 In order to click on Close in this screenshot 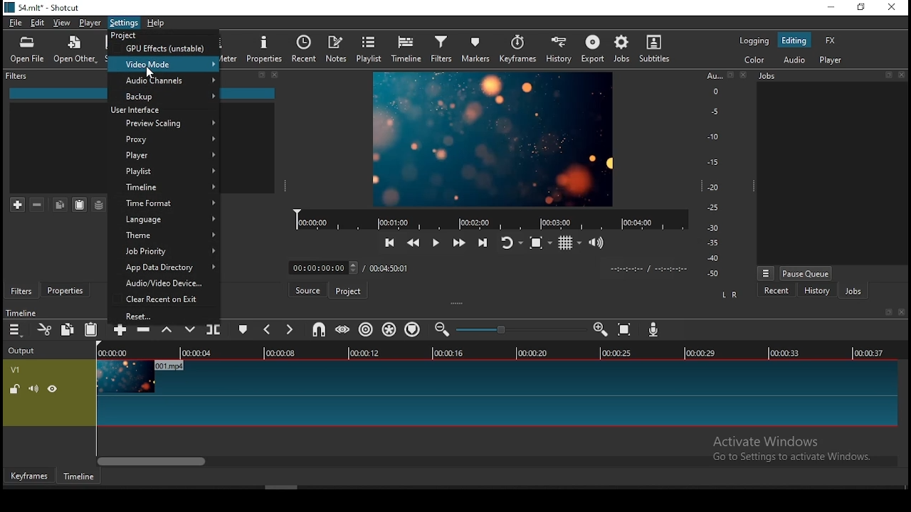, I will do `click(902, 312)`.